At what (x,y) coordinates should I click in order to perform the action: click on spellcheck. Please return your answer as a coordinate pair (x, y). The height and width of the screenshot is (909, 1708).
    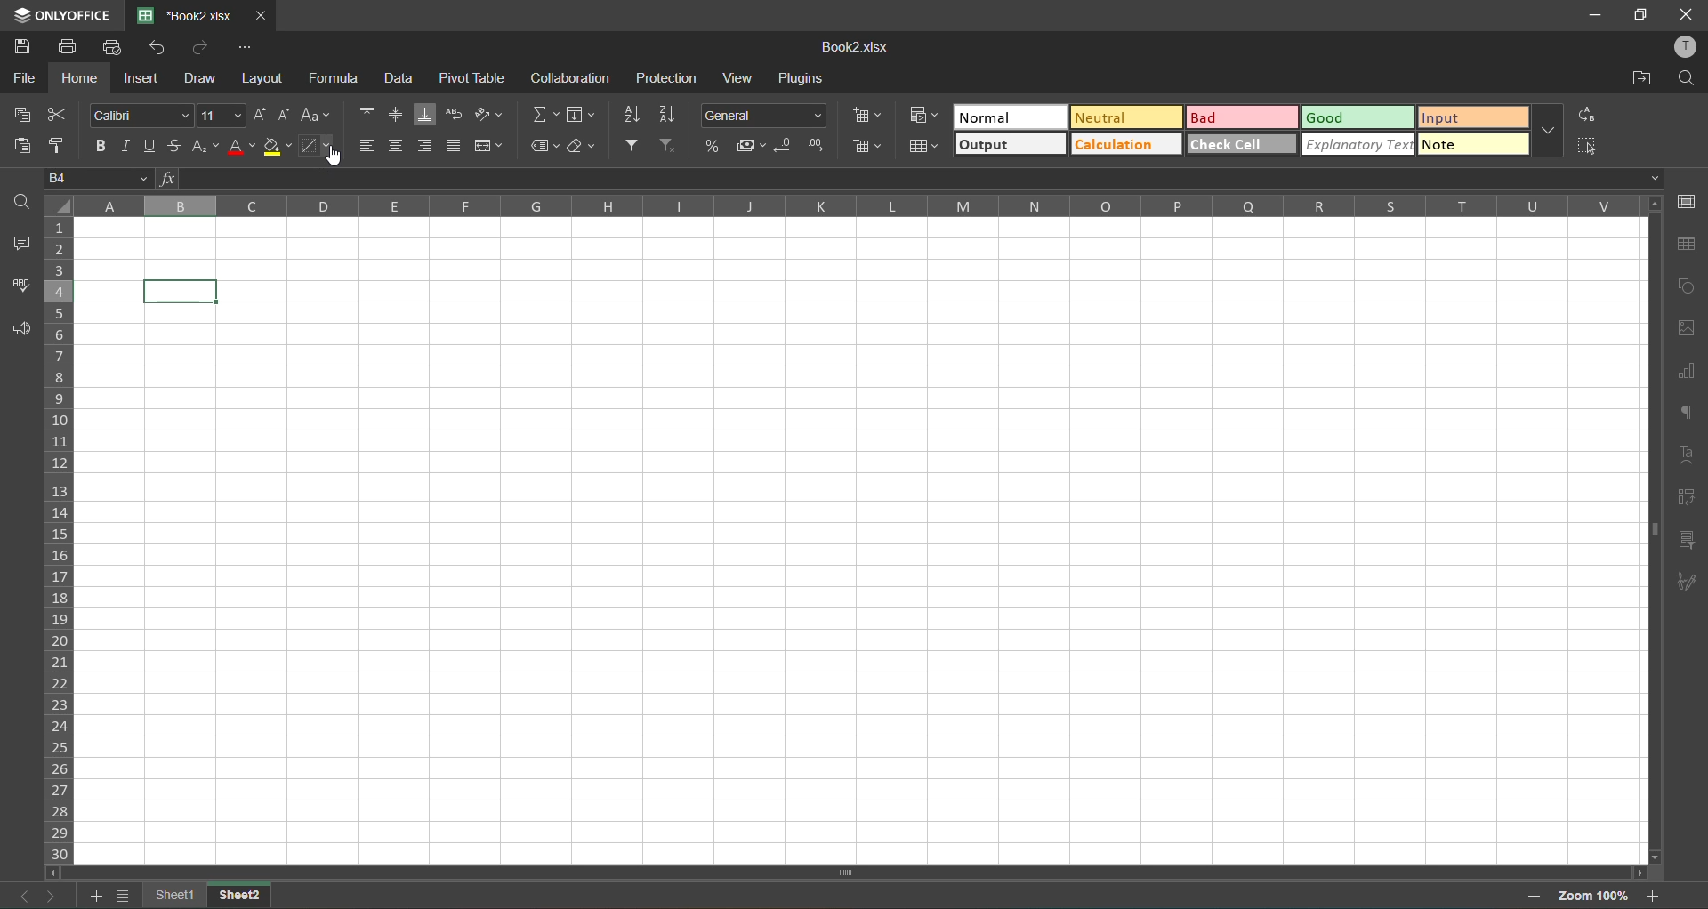
    Looking at the image, I should click on (18, 287).